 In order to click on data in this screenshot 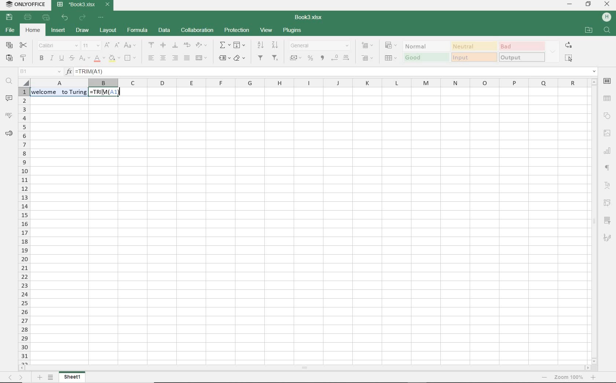, I will do `click(163, 31)`.